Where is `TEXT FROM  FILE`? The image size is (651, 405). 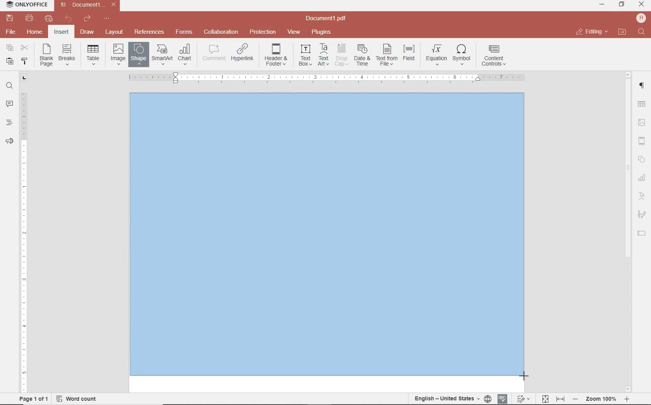
TEXT FROM  FILE is located at coordinates (387, 55).